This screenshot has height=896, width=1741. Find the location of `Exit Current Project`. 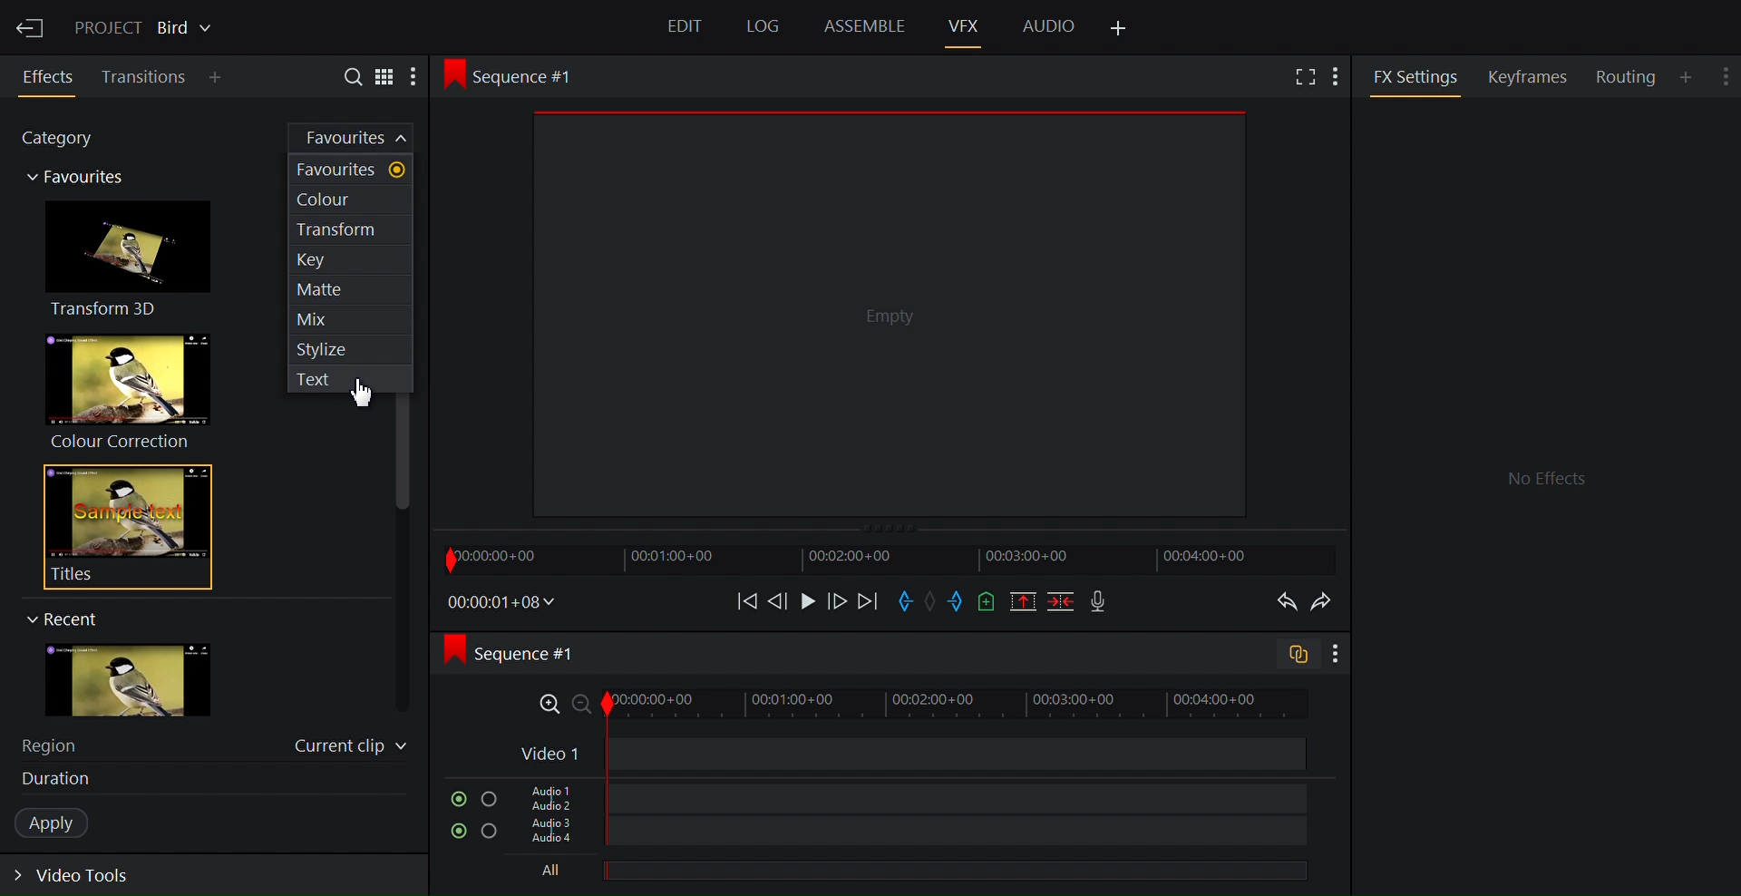

Exit Current Project is located at coordinates (32, 25).